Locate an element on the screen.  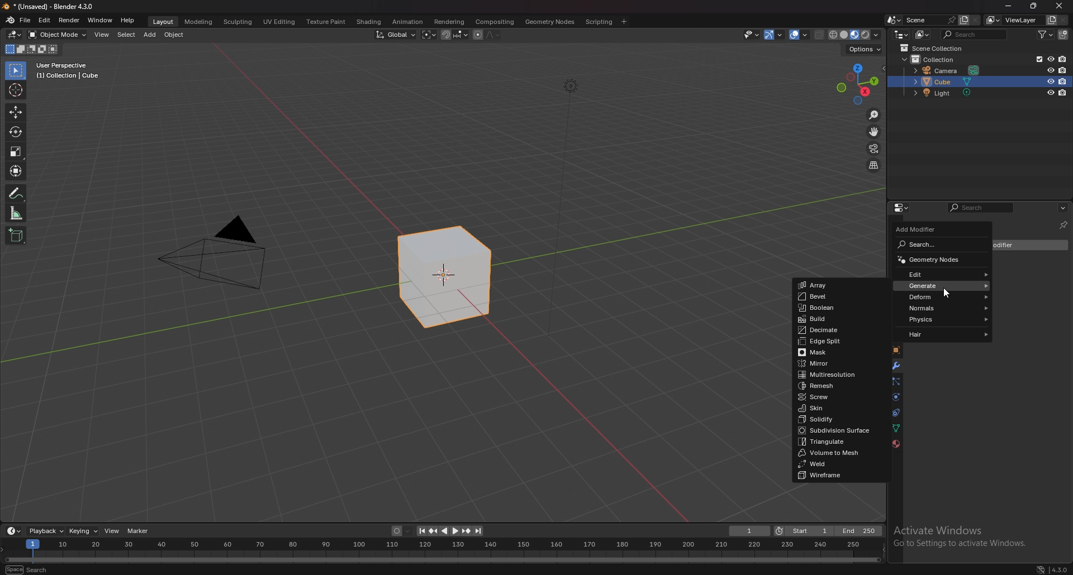
remesh is located at coordinates (839, 386).